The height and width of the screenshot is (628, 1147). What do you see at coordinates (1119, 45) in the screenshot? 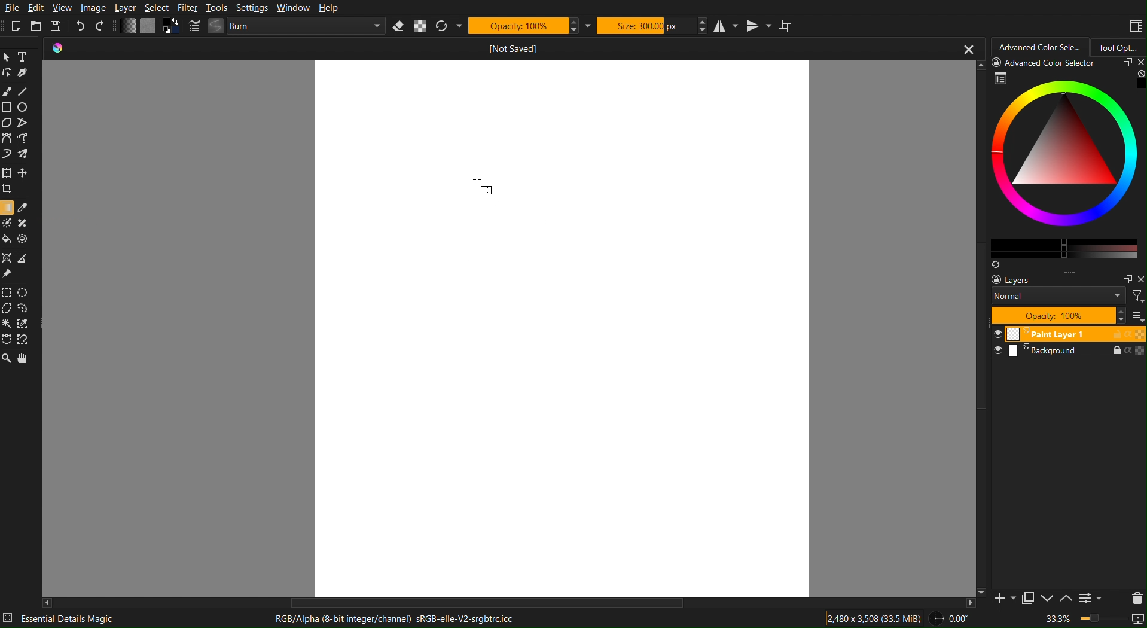
I see `Tool Options` at bounding box center [1119, 45].